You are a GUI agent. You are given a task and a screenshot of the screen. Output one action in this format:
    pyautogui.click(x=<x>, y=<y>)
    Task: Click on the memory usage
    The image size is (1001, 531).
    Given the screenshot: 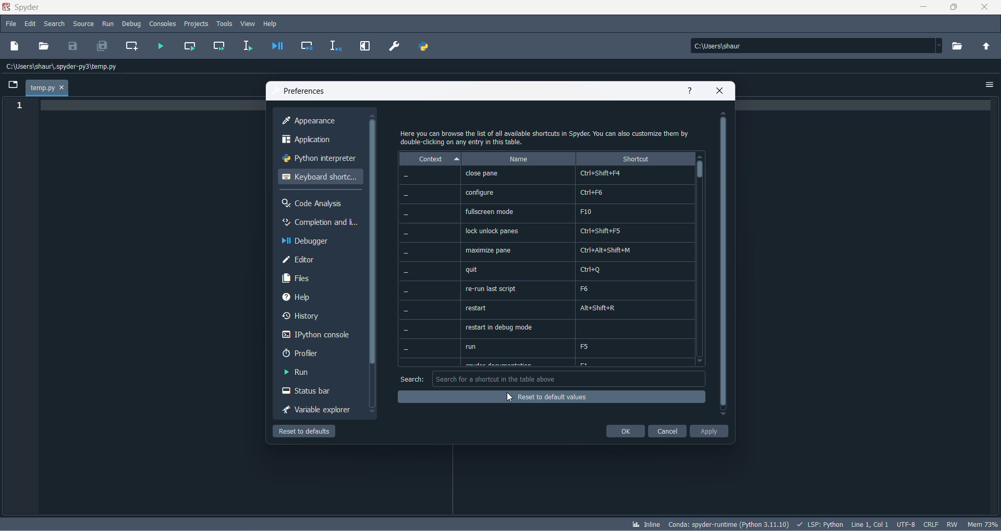 What is the action you would take?
    pyautogui.click(x=982, y=523)
    